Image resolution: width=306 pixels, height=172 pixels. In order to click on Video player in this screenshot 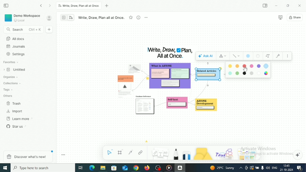, I will do `click(169, 168)`.